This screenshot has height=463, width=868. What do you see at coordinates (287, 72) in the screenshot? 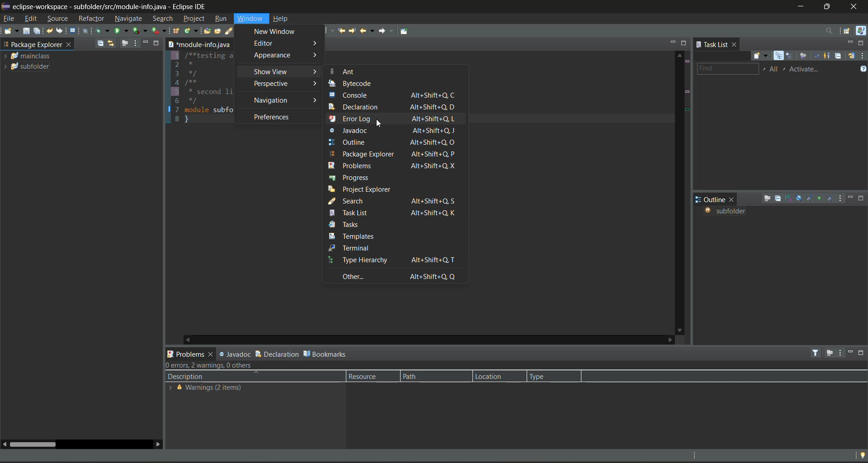
I see `show view` at bounding box center [287, 72].